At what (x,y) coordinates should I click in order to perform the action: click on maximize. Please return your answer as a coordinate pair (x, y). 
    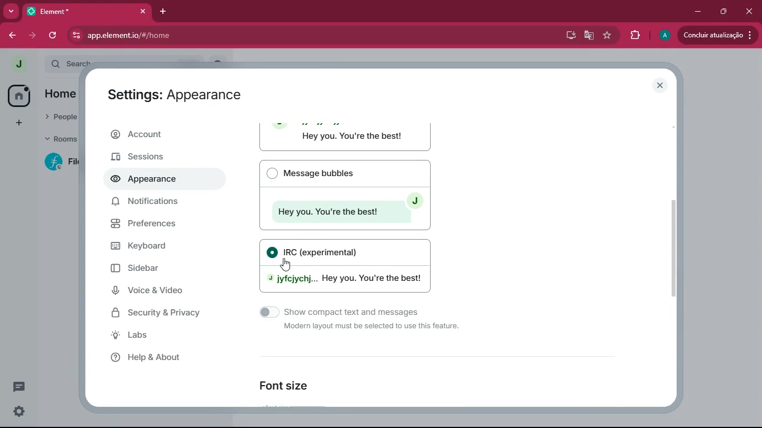
    Looking at the image, I should click on (726, 11).